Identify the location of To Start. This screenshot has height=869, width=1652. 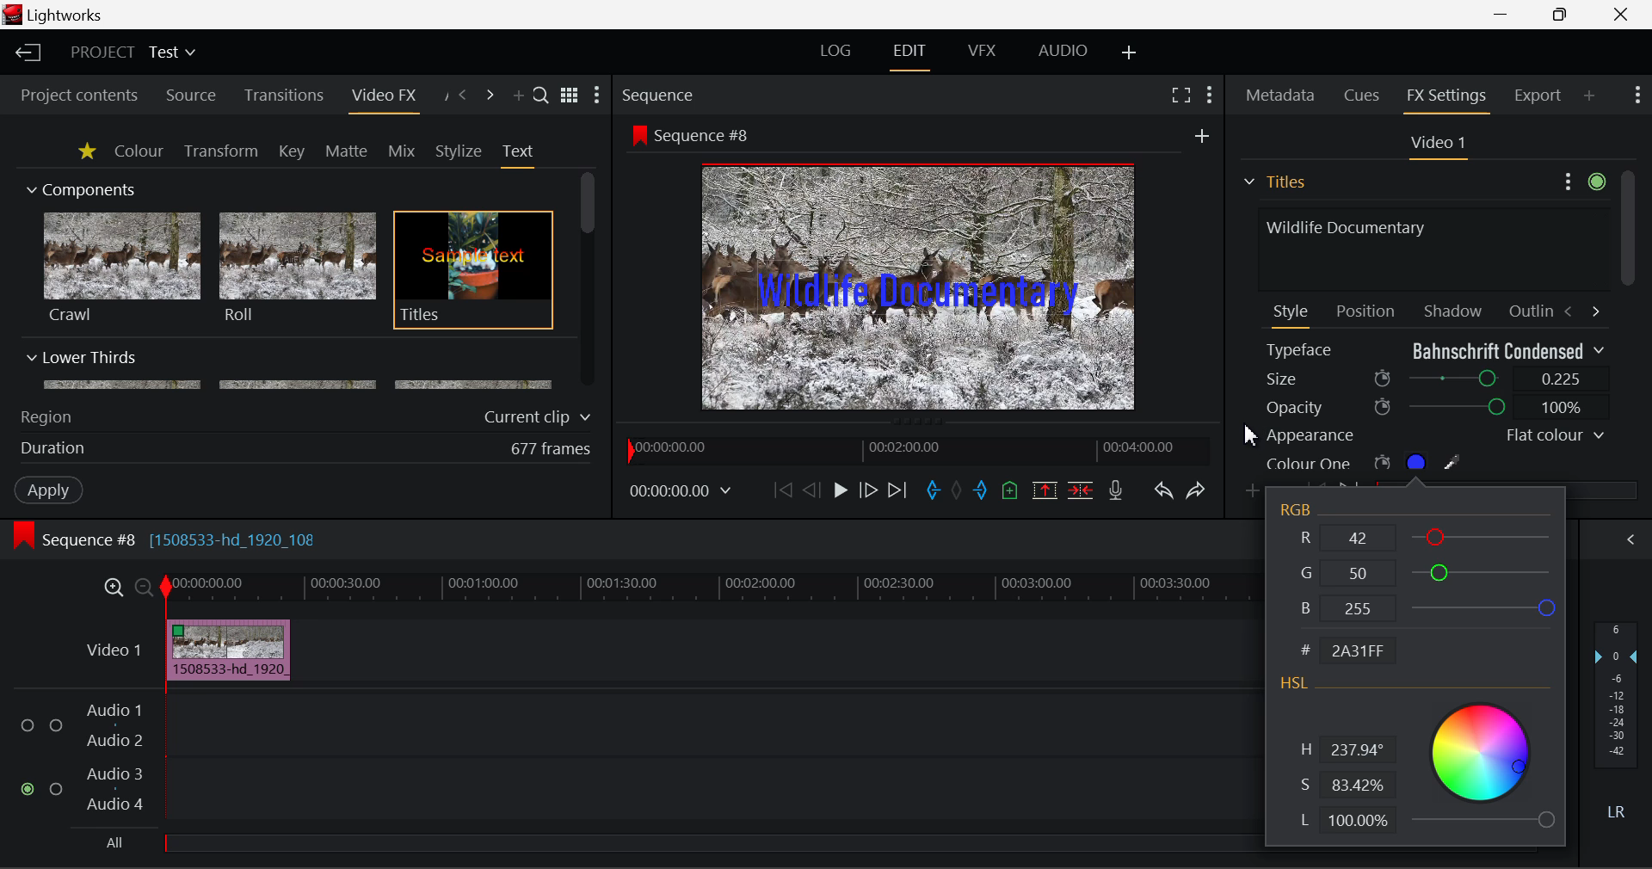
(783, 491).